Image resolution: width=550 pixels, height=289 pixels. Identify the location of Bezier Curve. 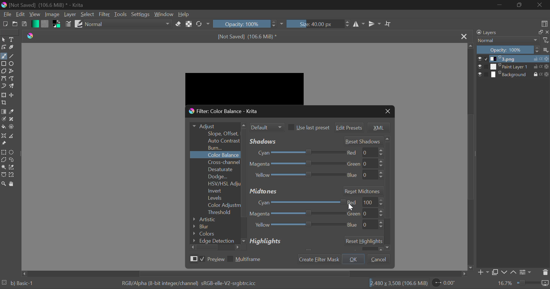
(5, 79).